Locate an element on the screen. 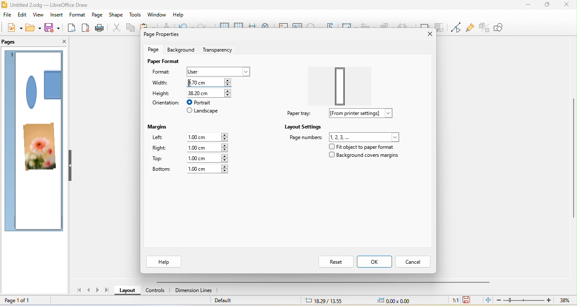 Image resolution: width=577 pixels, height=306 pixels. 1.00 cm is located at coordinates (208, 158).